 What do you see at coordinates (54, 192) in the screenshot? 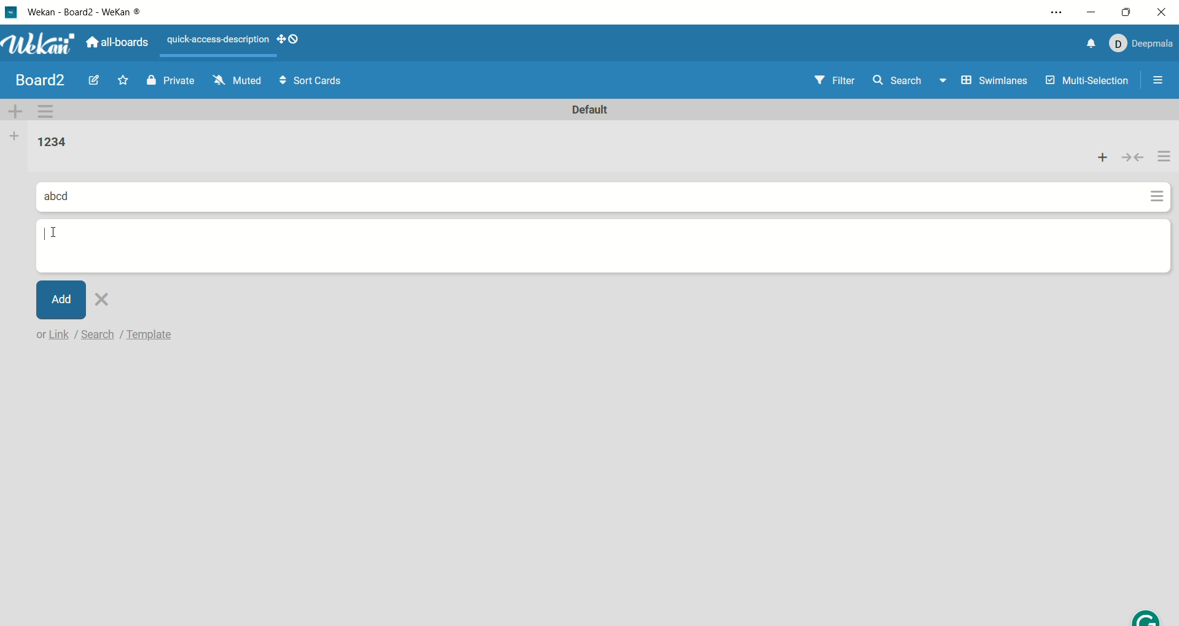
I see `card title` at bounding box center [54, 192].